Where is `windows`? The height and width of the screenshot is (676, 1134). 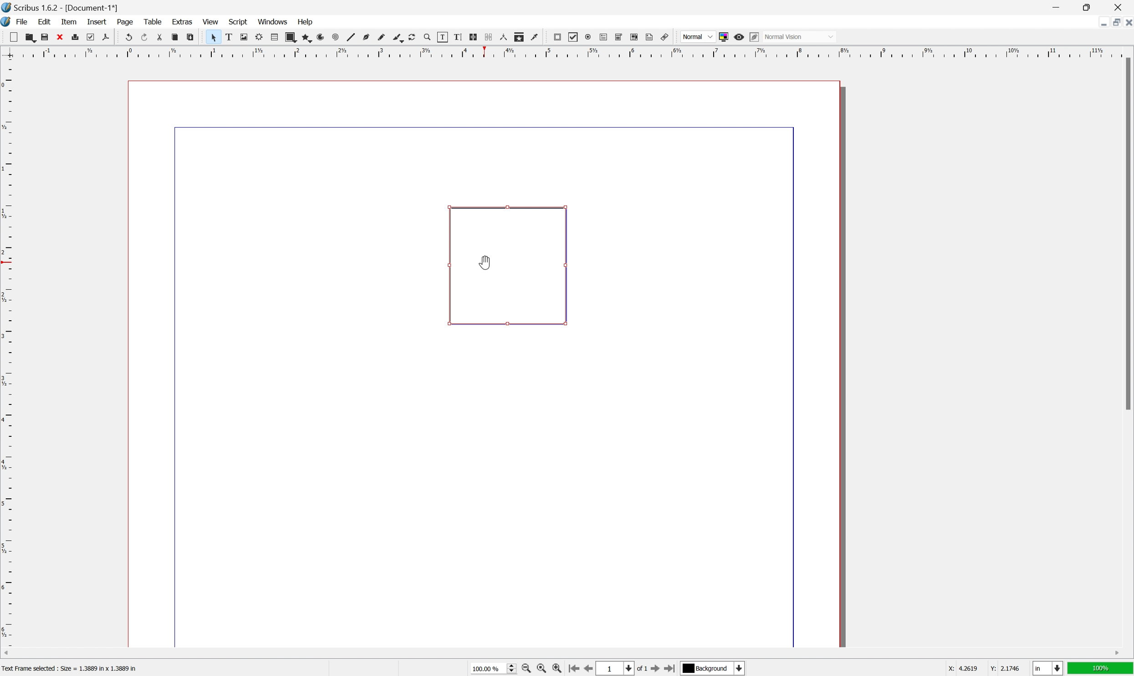 windows is located at coordinates (273, 21).